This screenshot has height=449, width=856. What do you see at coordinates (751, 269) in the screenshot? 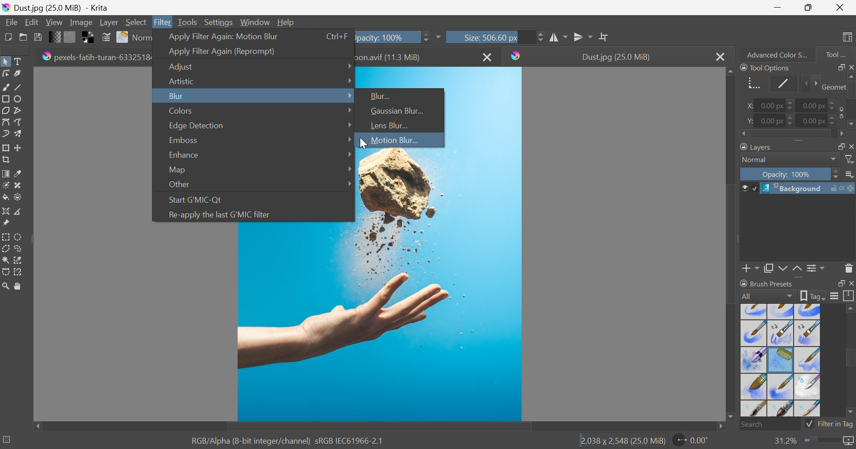
I see `Add Layer` at bounding box center [751, 269].